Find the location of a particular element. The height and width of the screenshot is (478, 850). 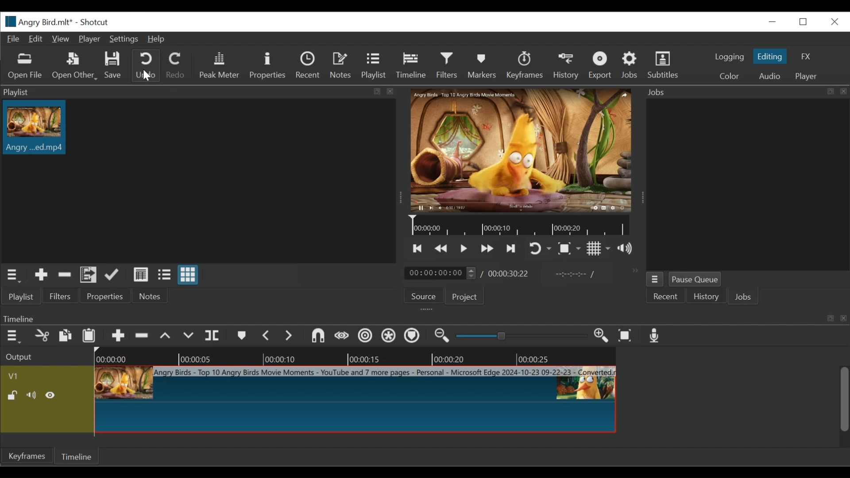

Edit is located at coordinates (36, 39).